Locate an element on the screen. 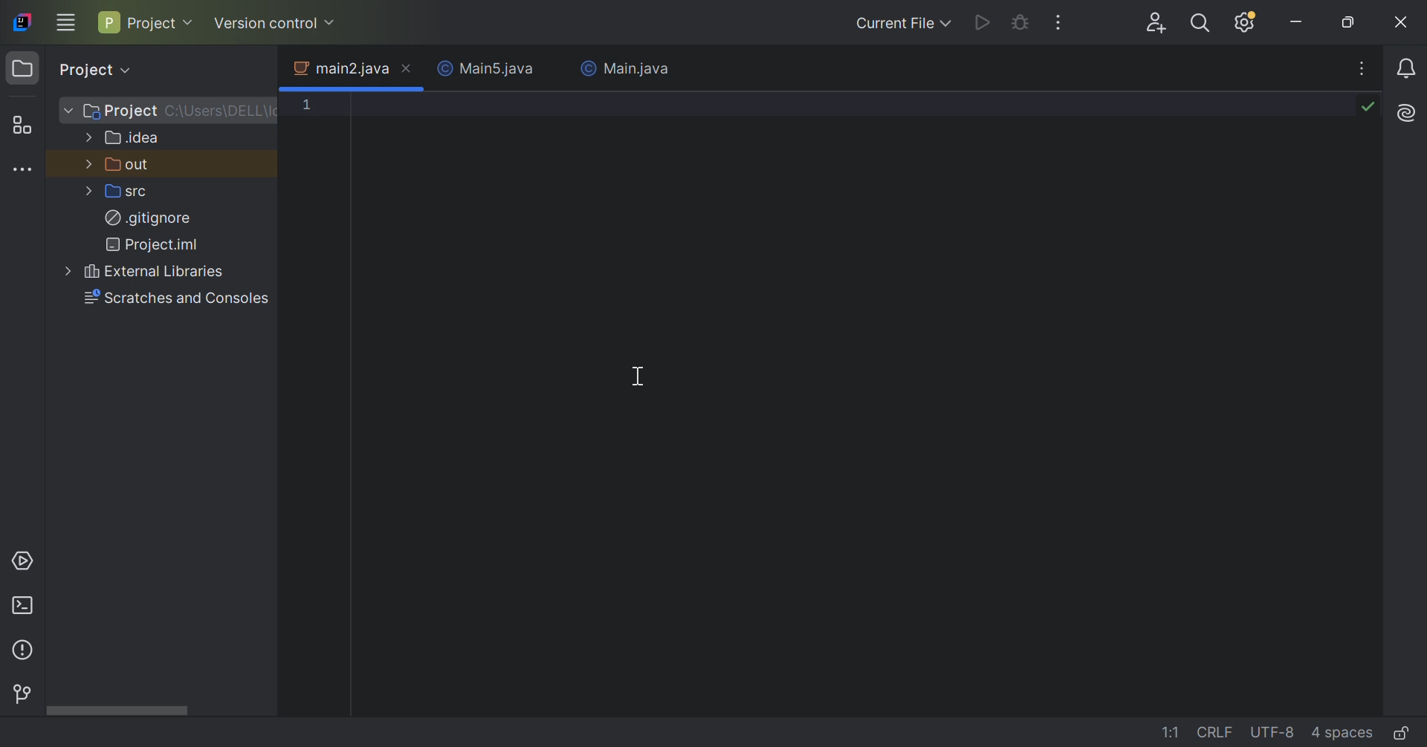 This screenshot has width=1427, height=747. CRLF is located at coordinates (1217, 731).